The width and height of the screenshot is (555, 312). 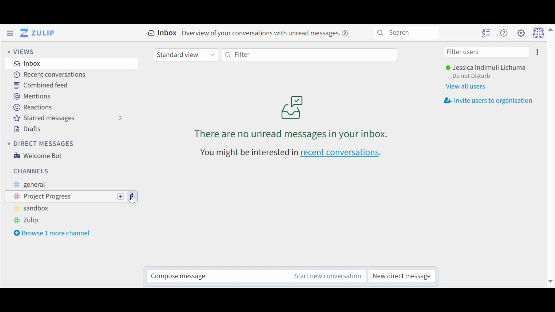 What do you see at coordinates (297, 117) in the screenshot?
I see `unread messages` at bounding box center [297, 117].